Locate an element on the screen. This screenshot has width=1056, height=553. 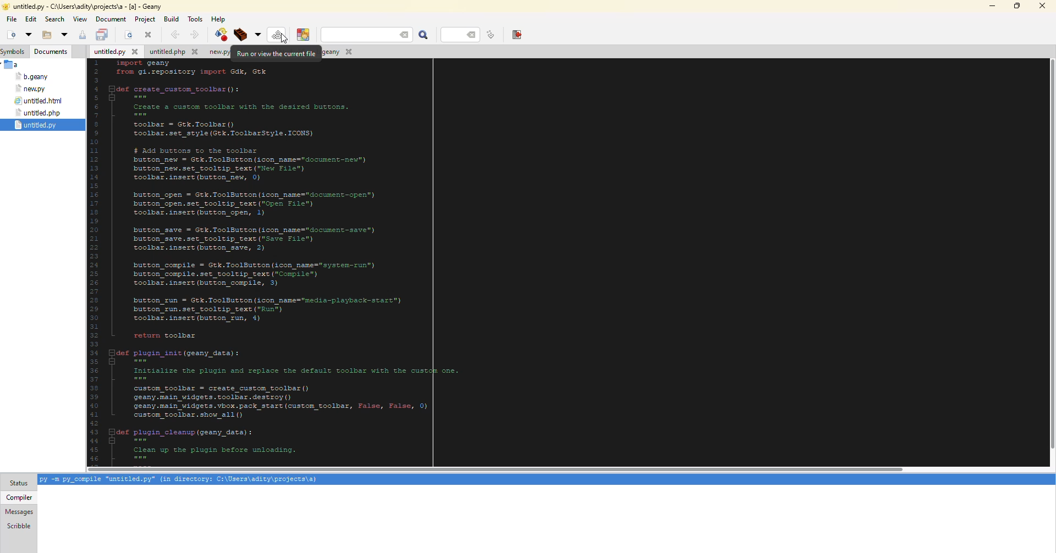
edit is located at coordinates (30, 20).